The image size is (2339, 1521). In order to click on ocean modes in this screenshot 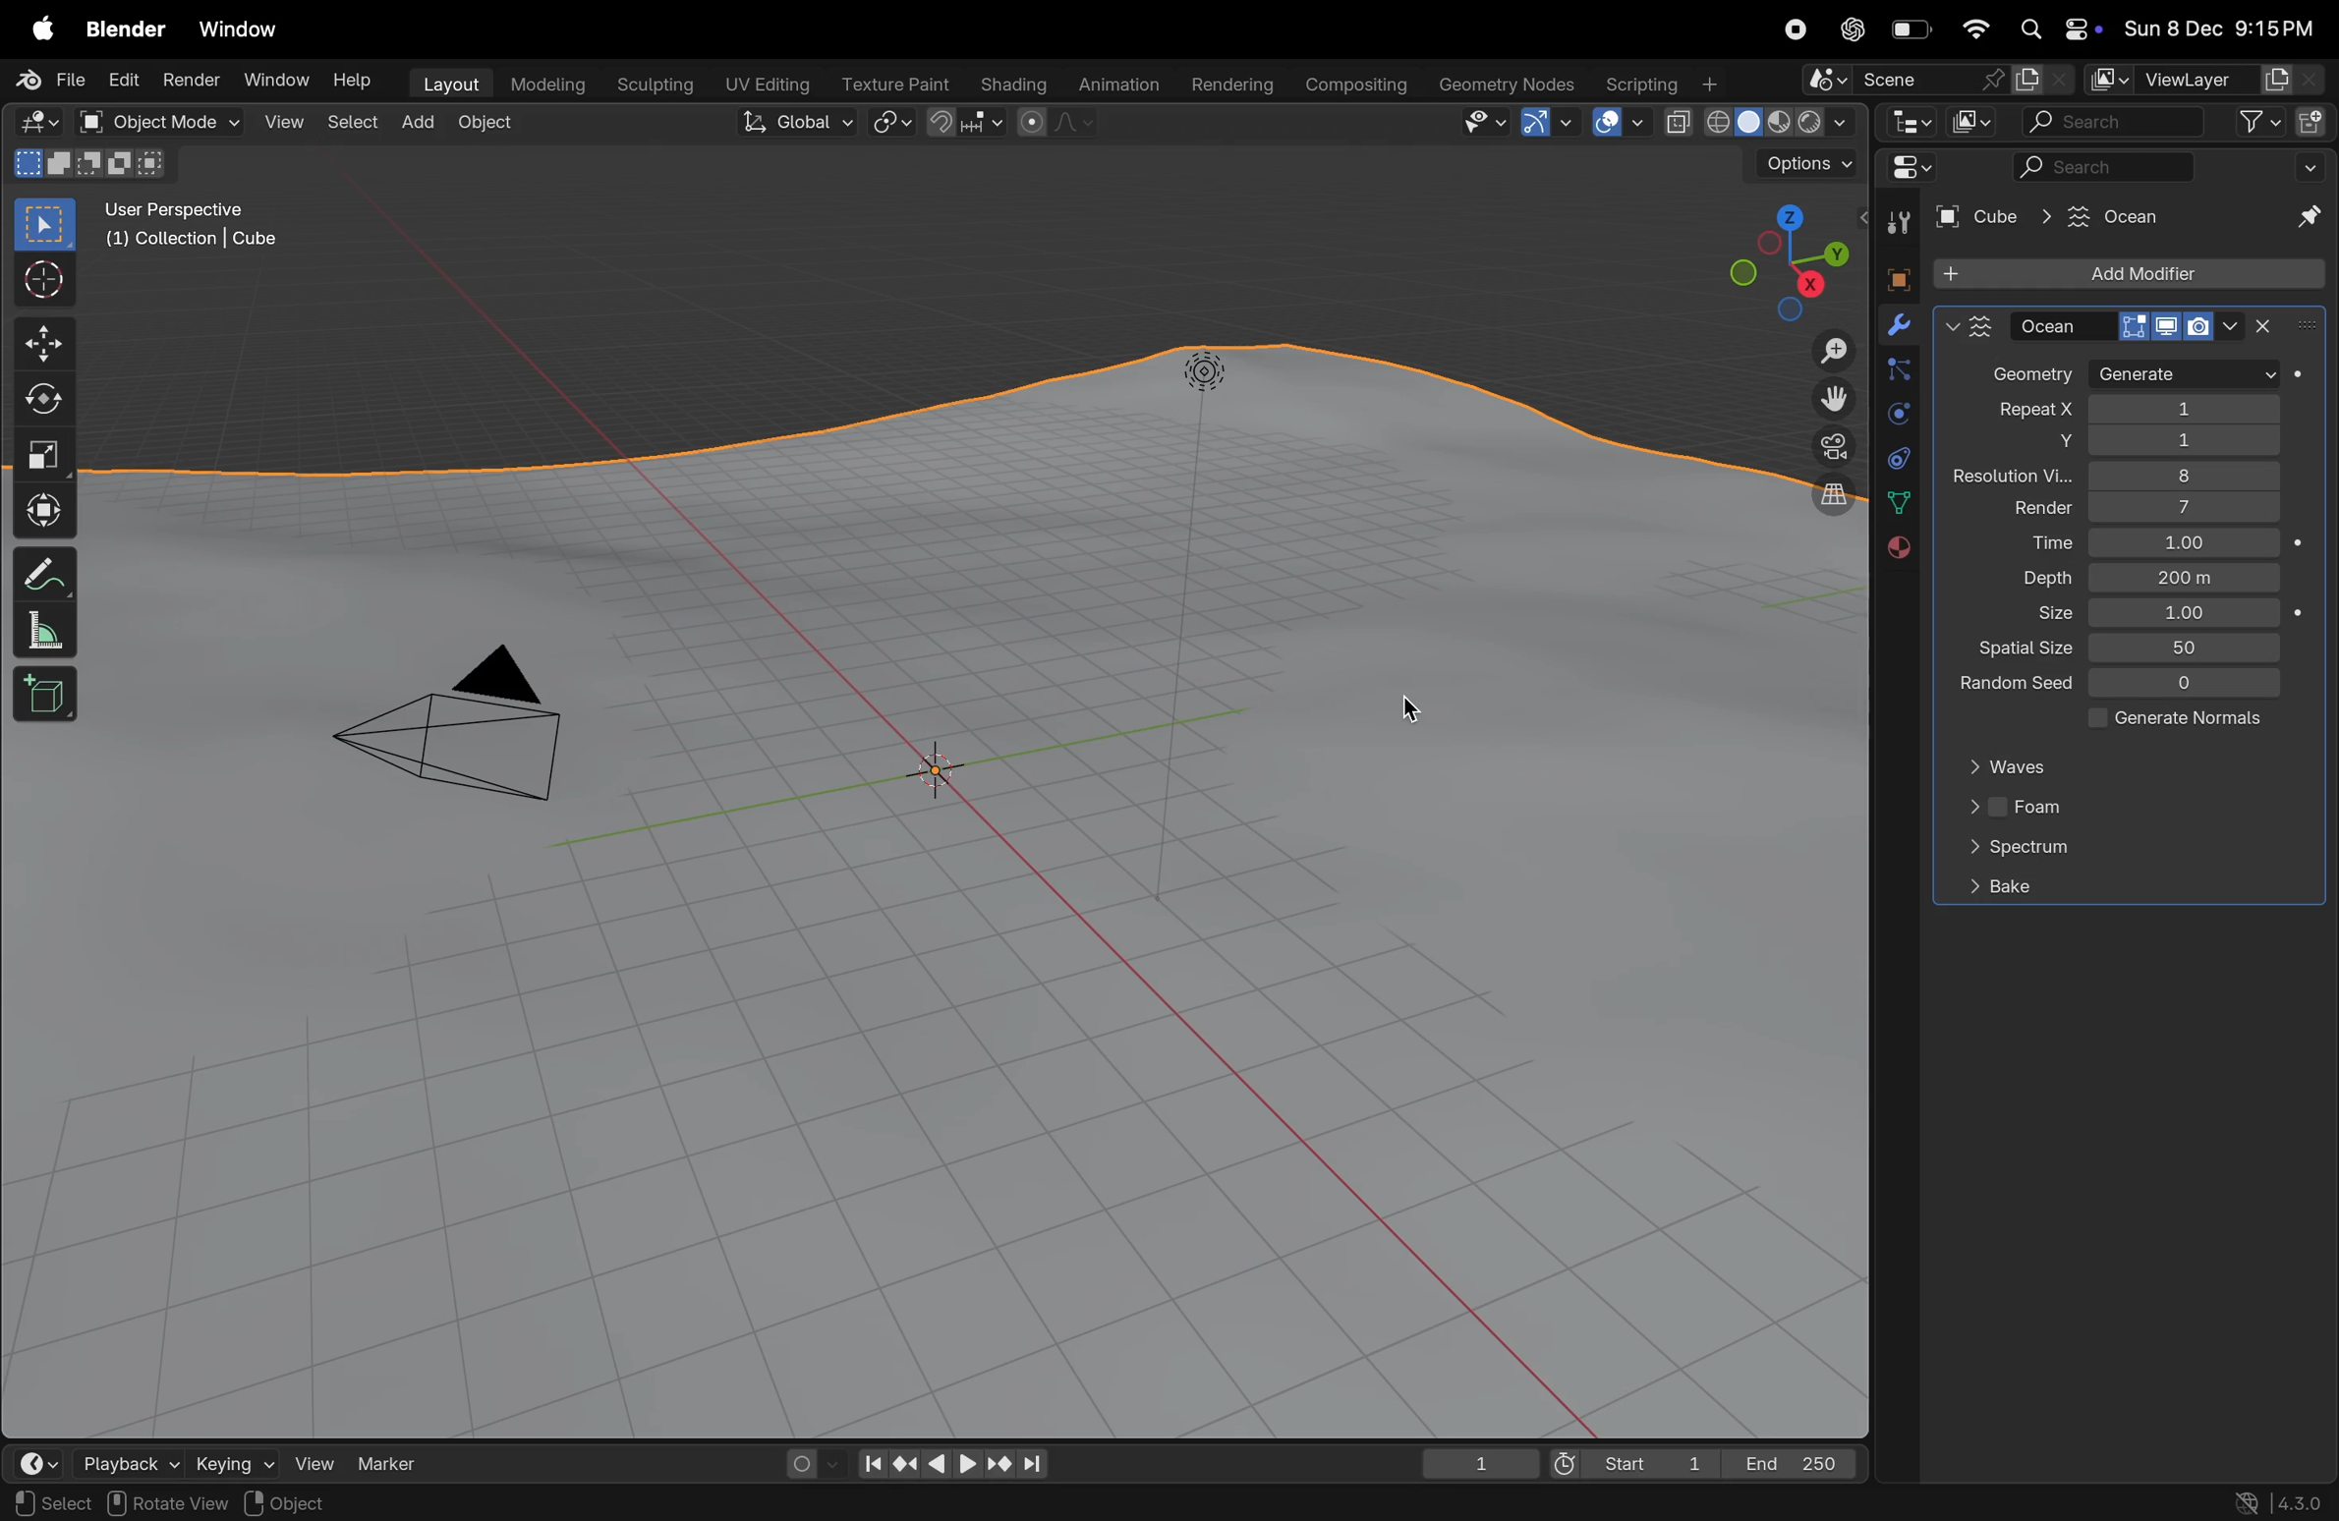, I will do `click(2131, 325)`.